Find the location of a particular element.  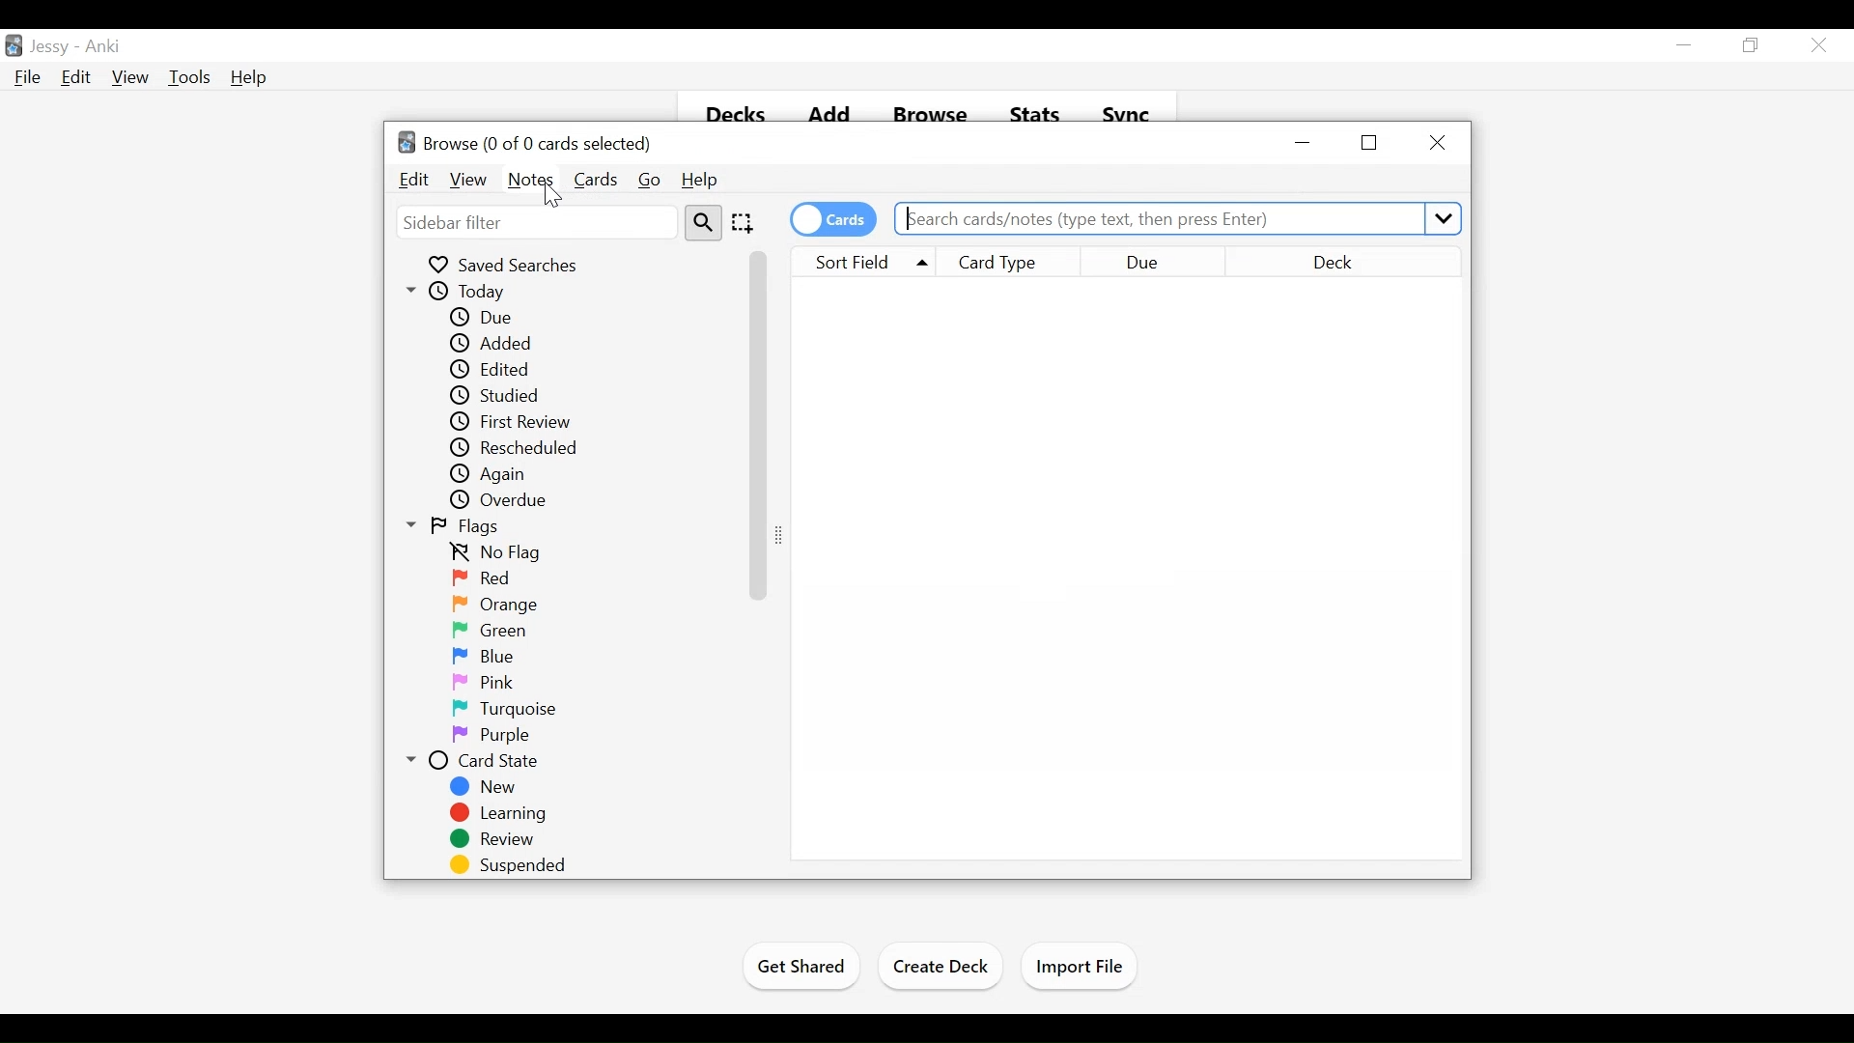

Card State is located at coordinates (480, 762).